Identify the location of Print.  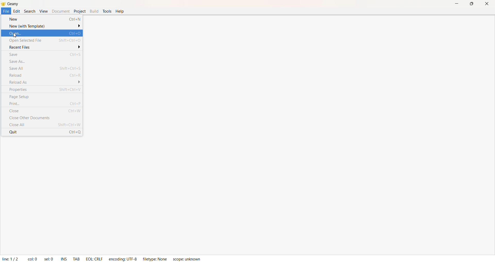
(45, 104).